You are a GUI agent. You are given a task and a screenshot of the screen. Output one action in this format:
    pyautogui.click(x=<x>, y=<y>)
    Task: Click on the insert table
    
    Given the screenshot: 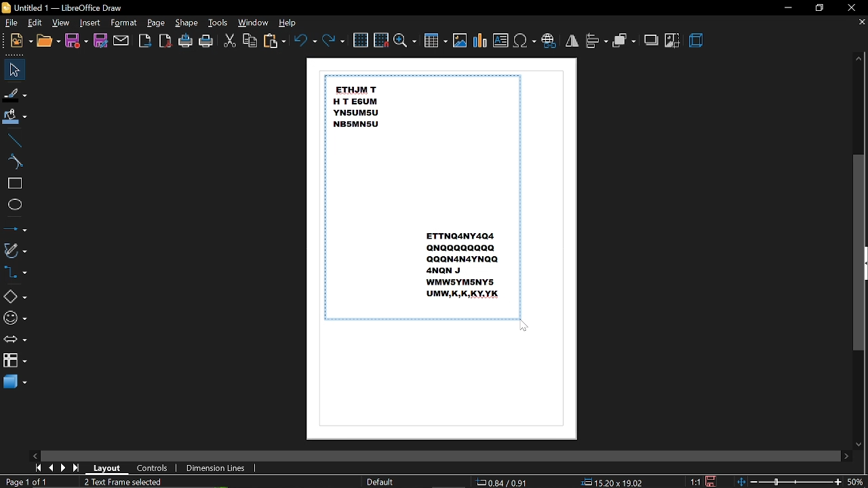 What is the action you would take?
    pyautogui.click(x=436, y=42)
    